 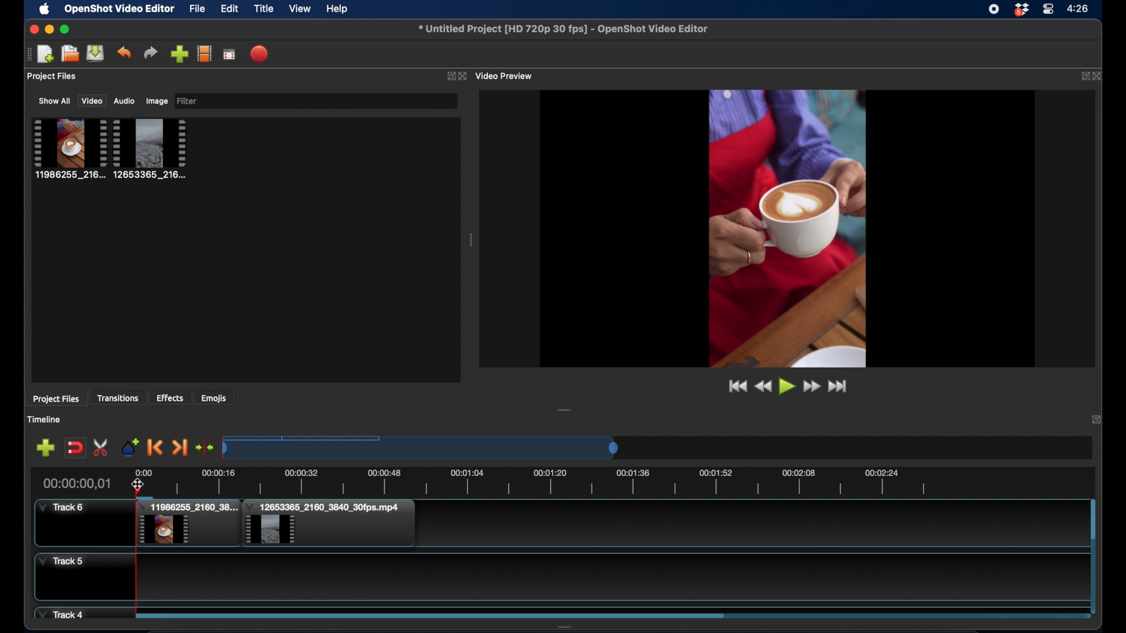 What do you see at coordinates (151, 148) in the screenshot?
I see `project file` at bounding box center [151, 148].